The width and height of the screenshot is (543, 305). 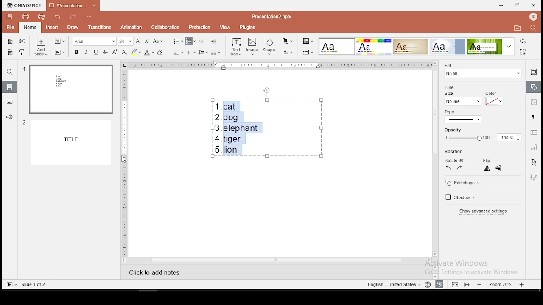 What do you see at coordinates (113, 52) in the screenshot?
I see `superscript` at bounding box center [113, 52].